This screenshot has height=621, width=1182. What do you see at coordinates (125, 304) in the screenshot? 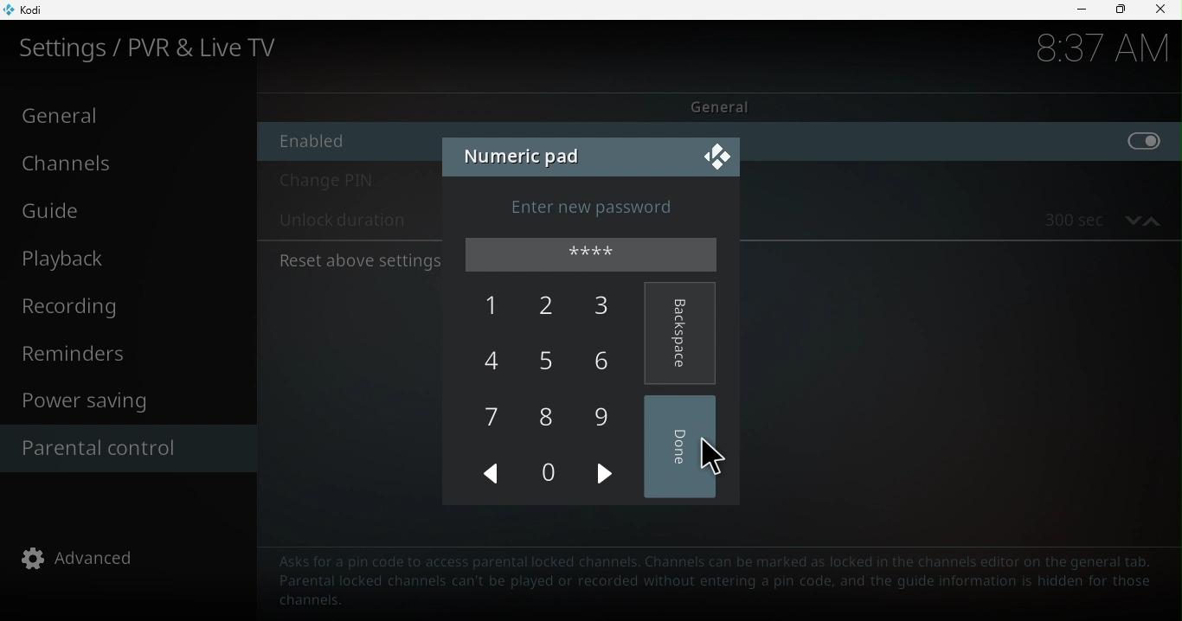
I see `Recording` at bounding box center [125, 304].